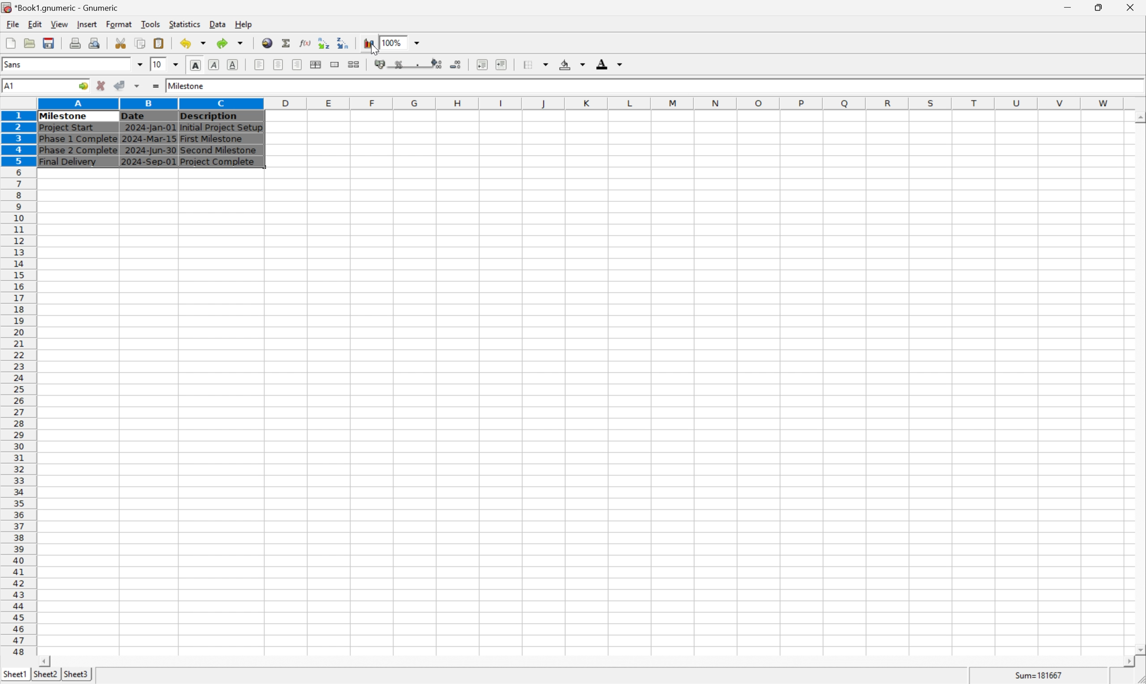 The width and height of the screenshot is (1146, 684). I want to click on increase indent, so click(504, 65).